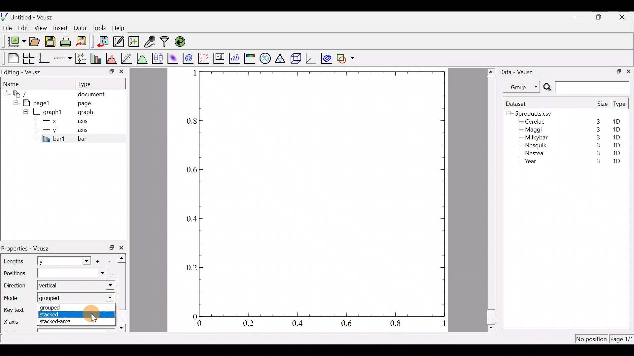  What do you see at coordinates (23, 93) in the screenshot?
I see `document widget` at bounding box center [23, 93].